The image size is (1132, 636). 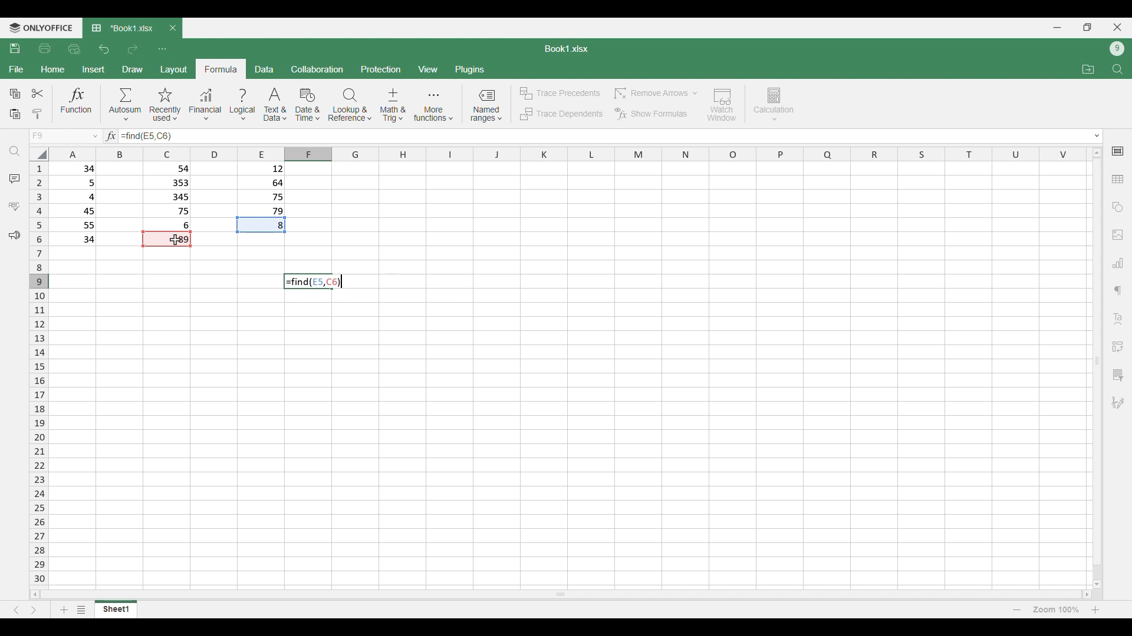 I want to click on Filled cells, so click(x=262, y=189).